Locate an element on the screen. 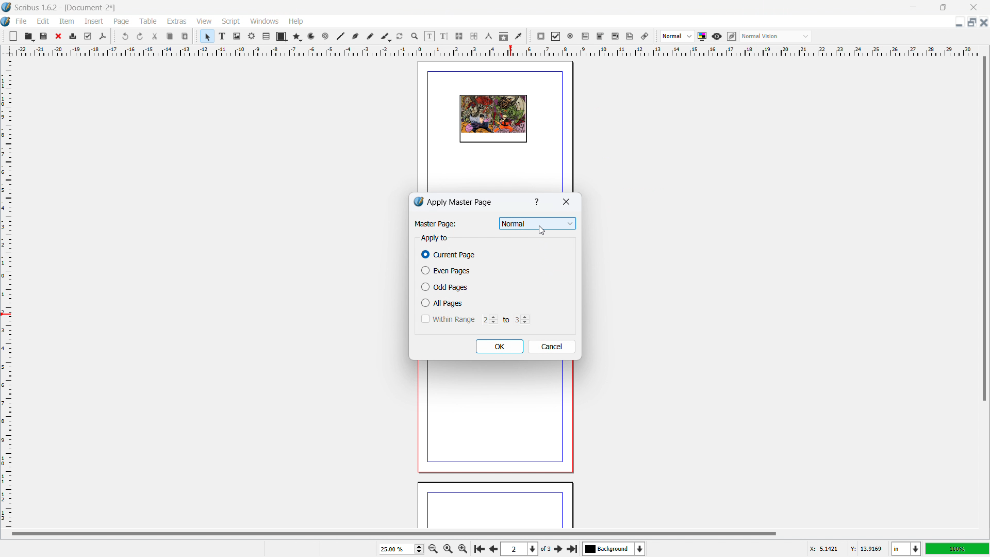 The width and height of the screenshot is (990, 557). cursor is located at coordinates (542, 231).